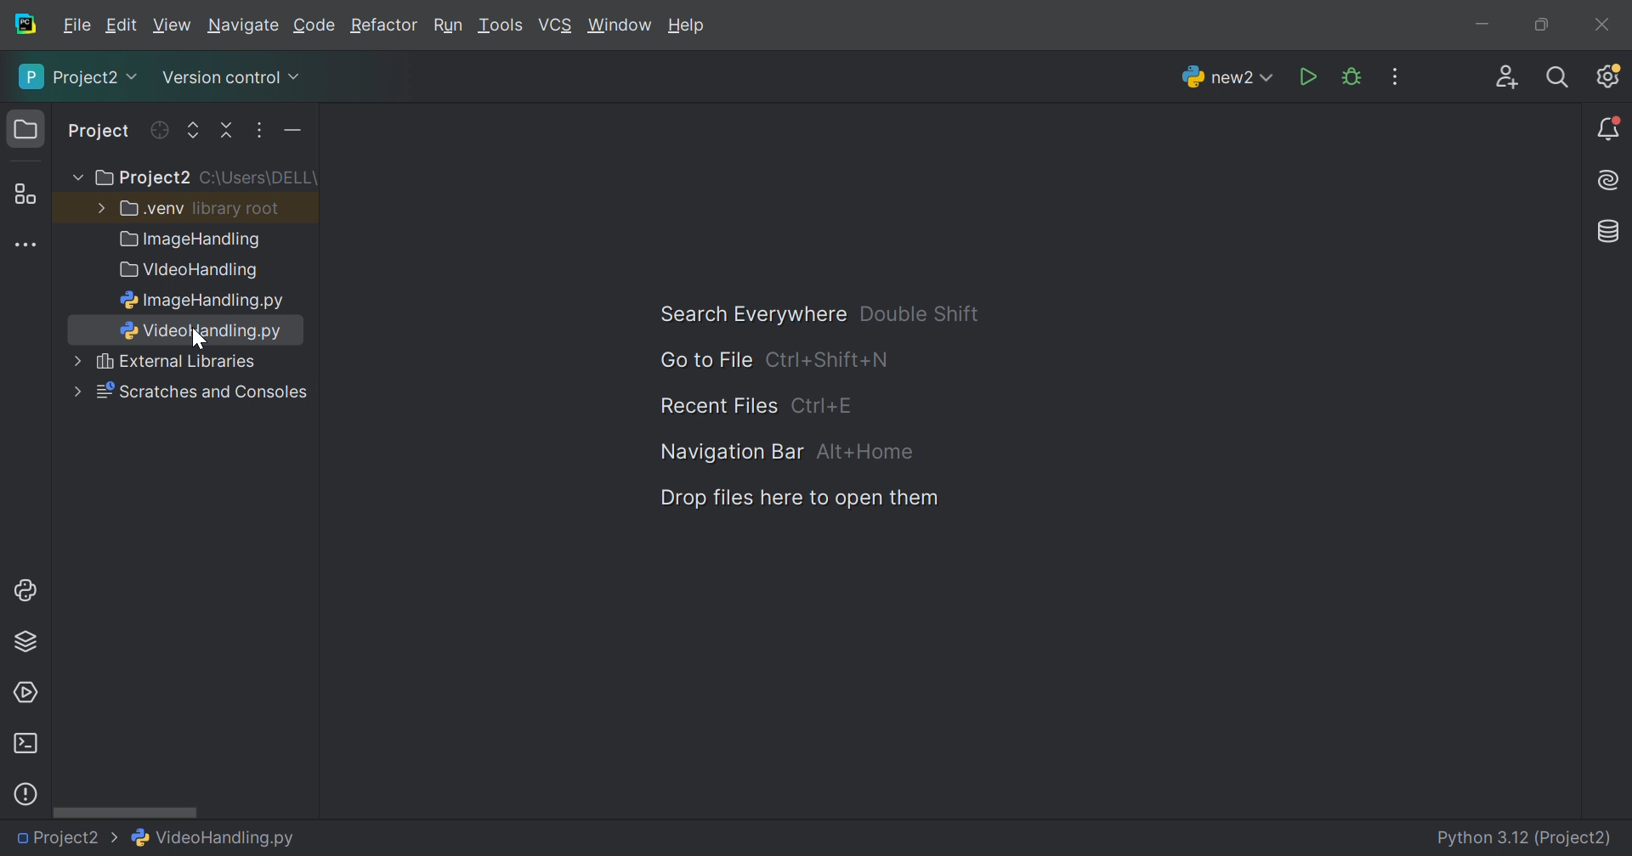  Describe the element at coordinates (67, 838) in the screenshot. I see `Project2` at that location.